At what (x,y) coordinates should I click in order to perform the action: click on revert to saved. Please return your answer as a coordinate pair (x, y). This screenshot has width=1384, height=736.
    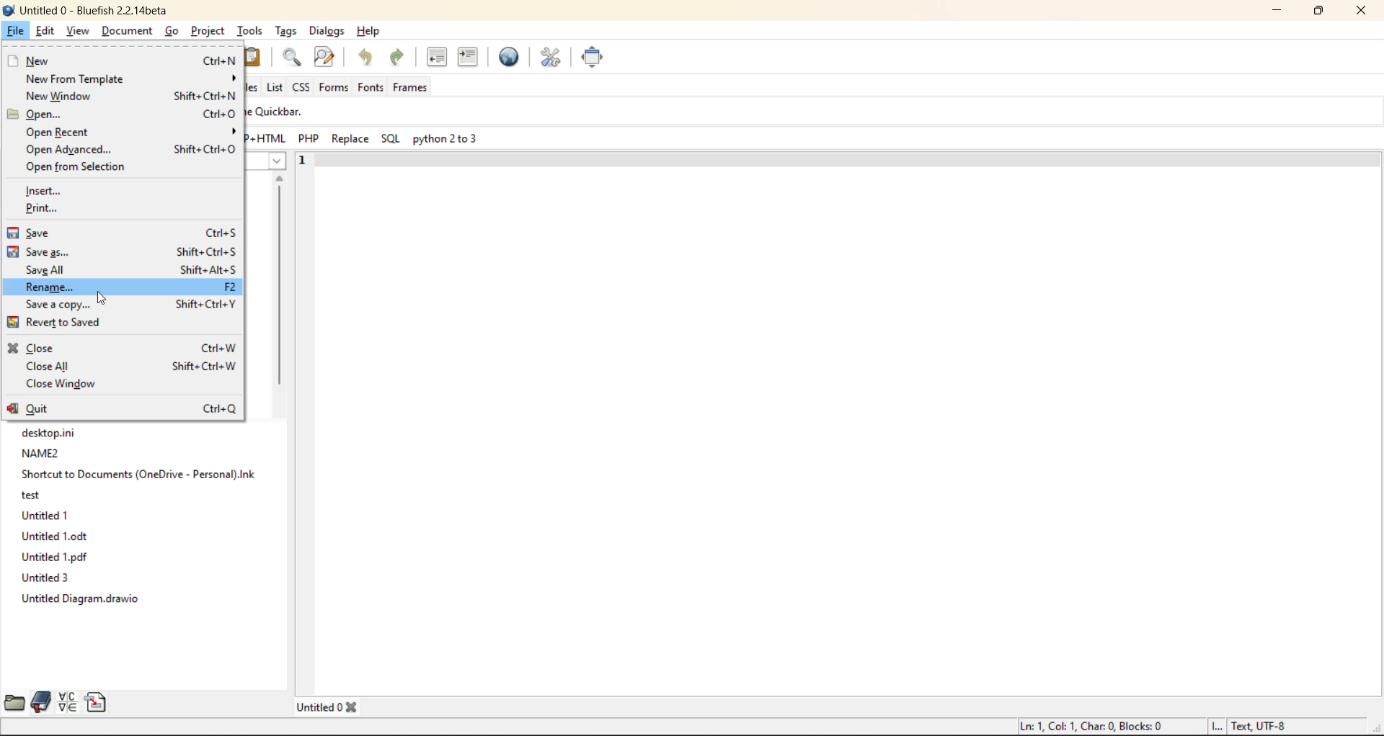
    Looking at the image, I should click on (73, 324).